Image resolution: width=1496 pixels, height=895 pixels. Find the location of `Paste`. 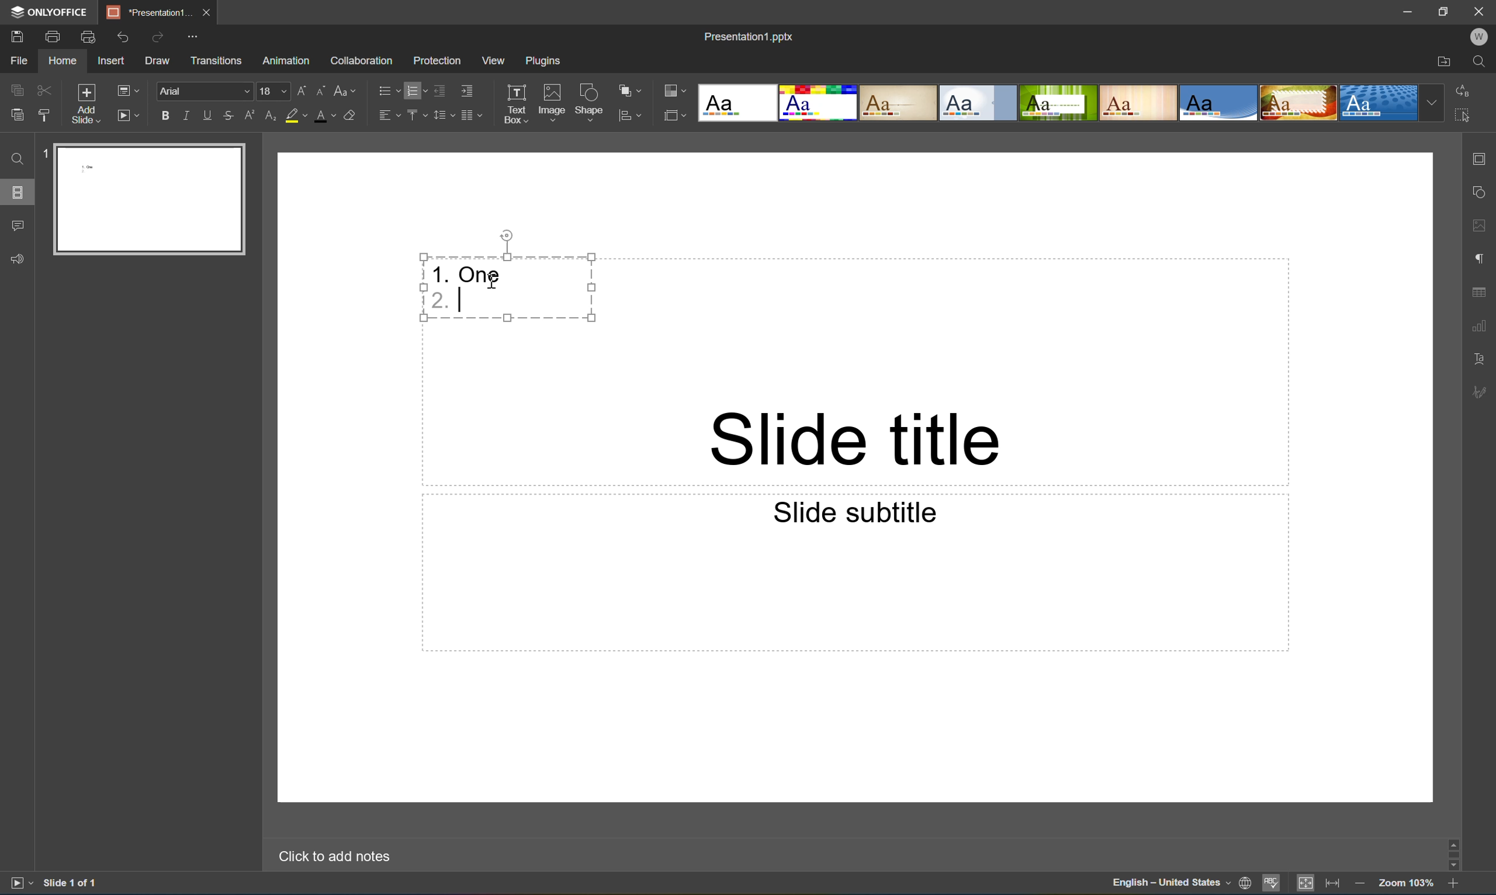

Paste is located at coordinates (17, 115).